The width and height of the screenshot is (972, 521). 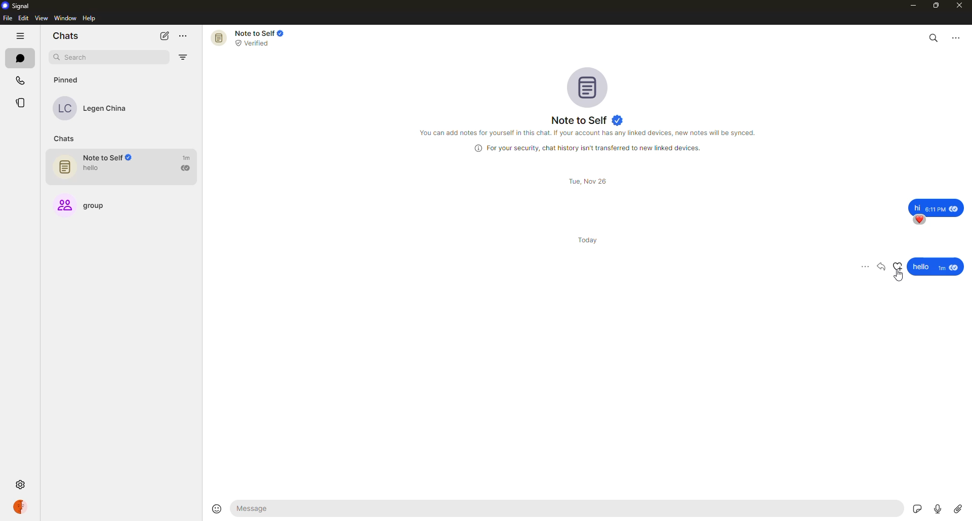 I want to click on pinned, so click(x=66, y=80).